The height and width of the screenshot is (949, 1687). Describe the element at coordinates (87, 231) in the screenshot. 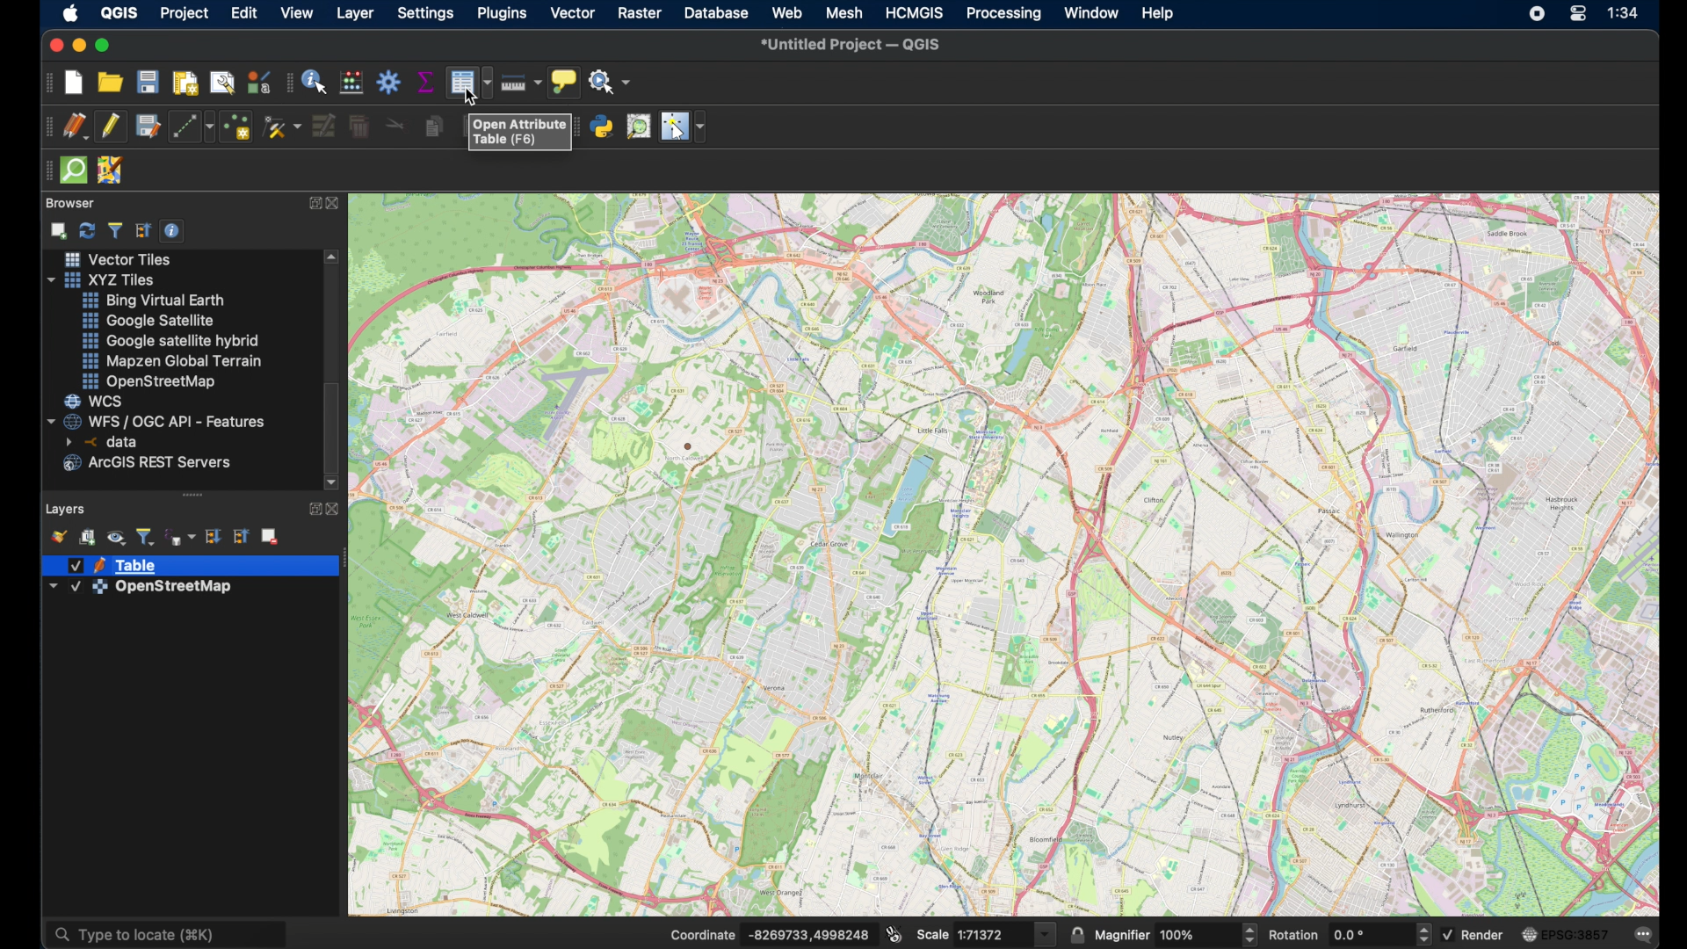

I see `refresh` at that location.